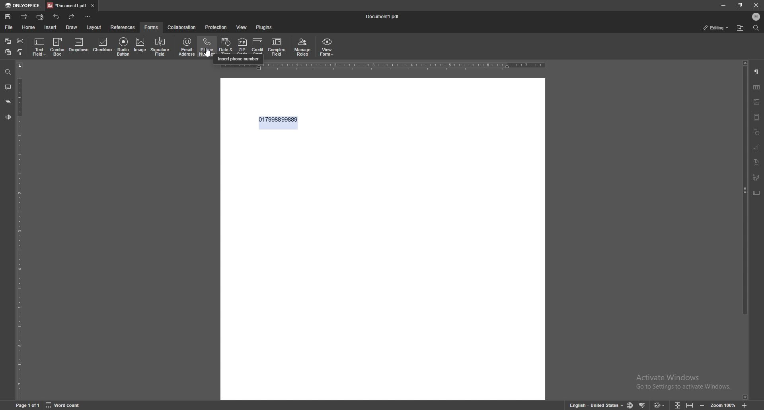 The width and height of the screenshot is (764, 410). Describe the element at coordinates (29, 27) in the screenshot. I see `home` at that location.